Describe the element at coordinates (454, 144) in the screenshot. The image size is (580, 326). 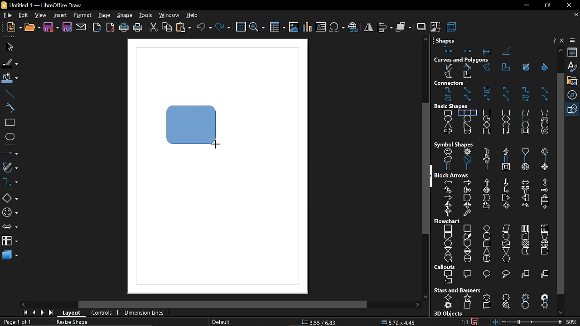
I see `symbol shapes` at that location.